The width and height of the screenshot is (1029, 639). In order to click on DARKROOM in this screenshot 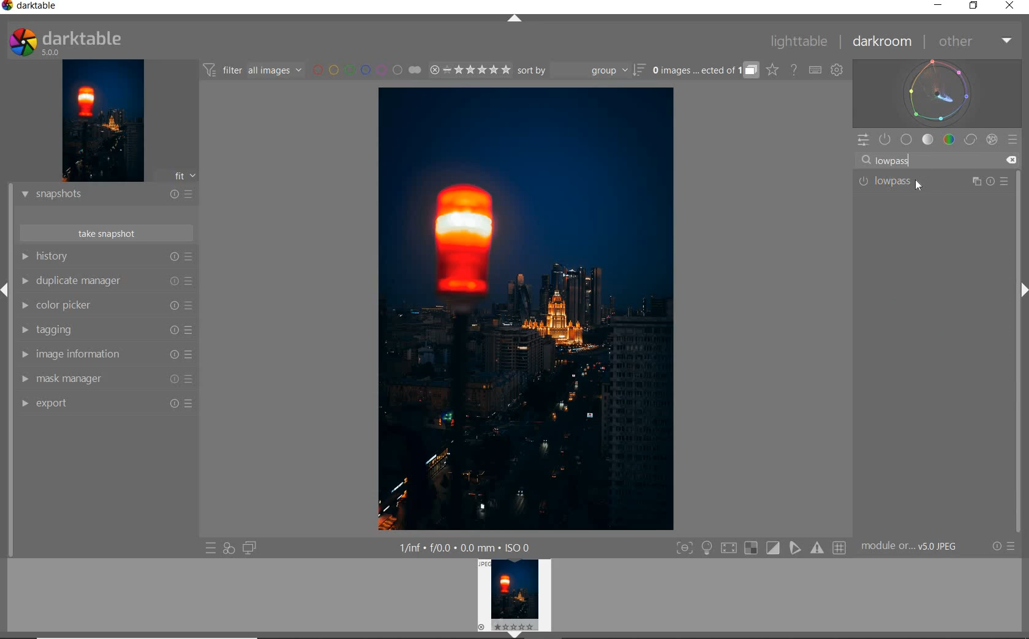, I will do `click(884, 42)`.